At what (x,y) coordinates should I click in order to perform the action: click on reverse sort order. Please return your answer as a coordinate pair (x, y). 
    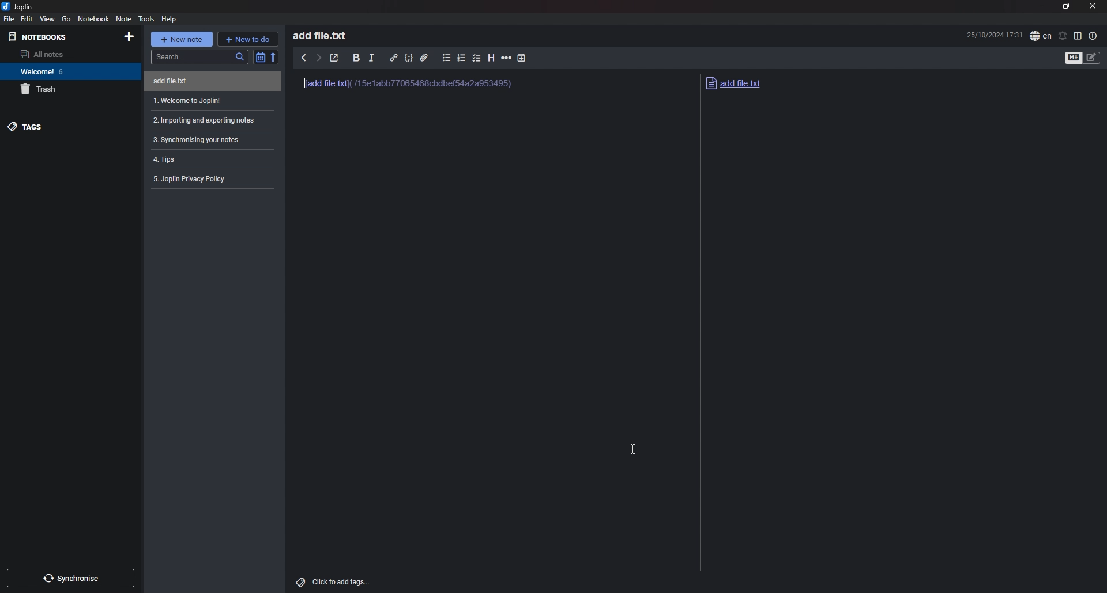
    Looking at the image, I should click on (274, 58).